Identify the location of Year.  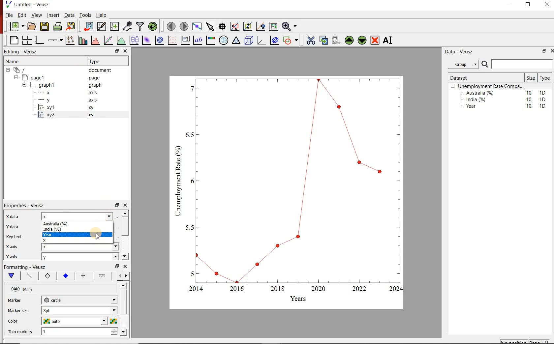
(77, 236).